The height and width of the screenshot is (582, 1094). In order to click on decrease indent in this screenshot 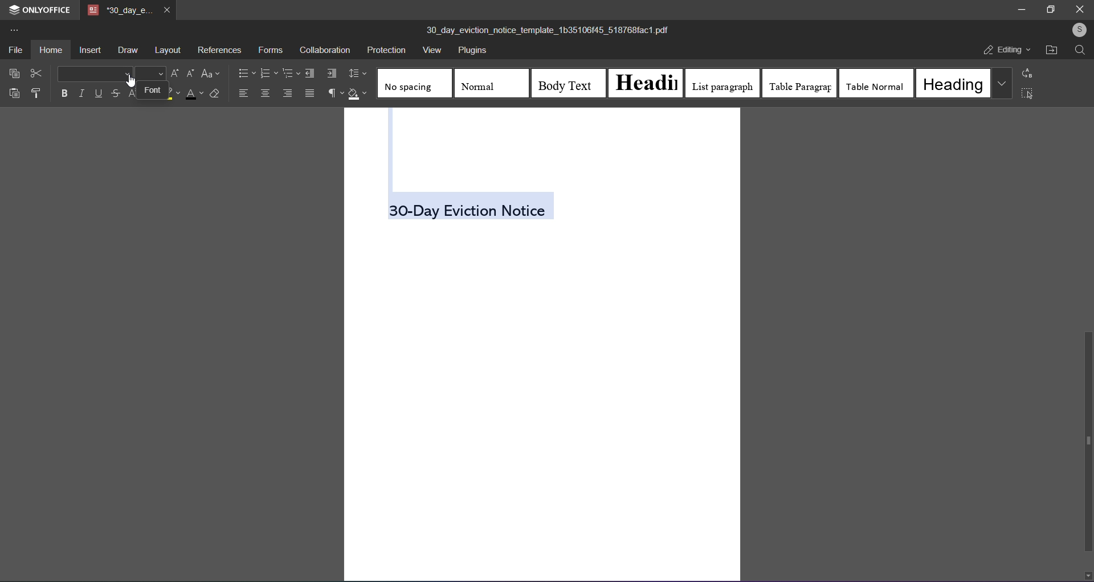, I will do `click(309, 73)`.